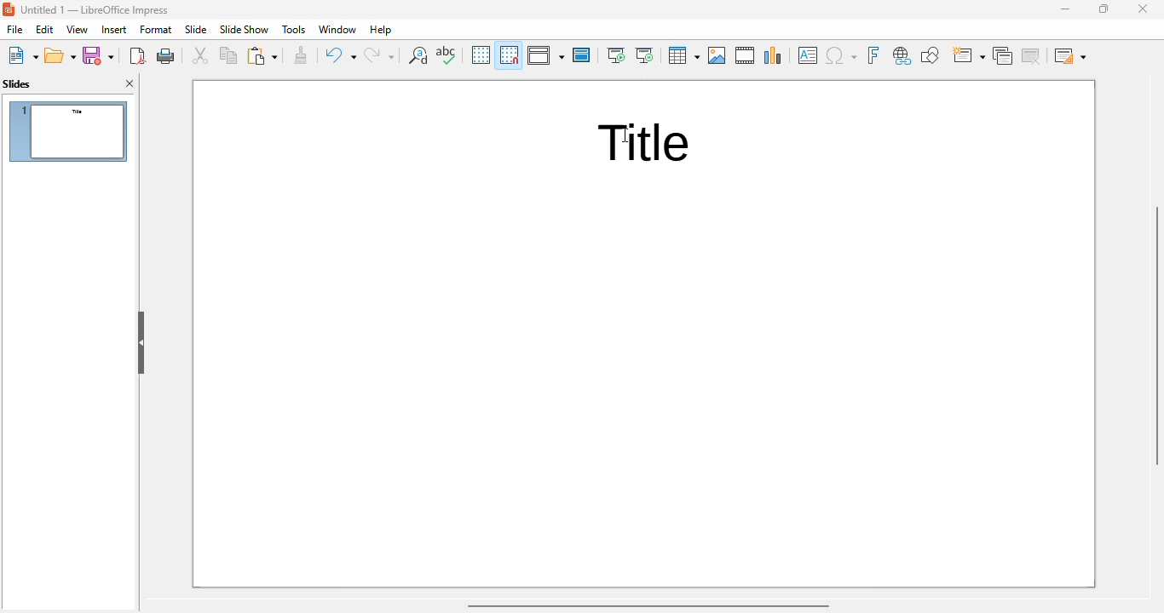 The image size is (1164, 613). Describe the element at coordinates (1143, 9) in the screenshot. I see `close` at that location.